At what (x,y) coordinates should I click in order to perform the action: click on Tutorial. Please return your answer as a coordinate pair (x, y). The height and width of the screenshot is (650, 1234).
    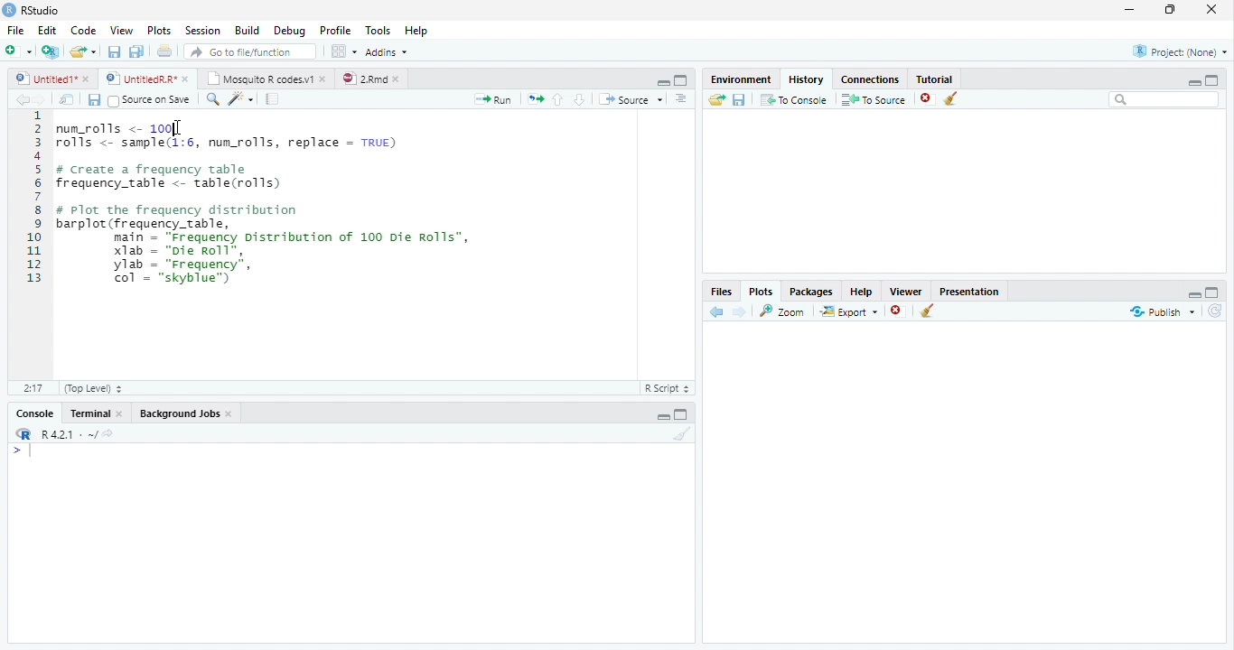
    Looking at the image, I should click on (934, 78).